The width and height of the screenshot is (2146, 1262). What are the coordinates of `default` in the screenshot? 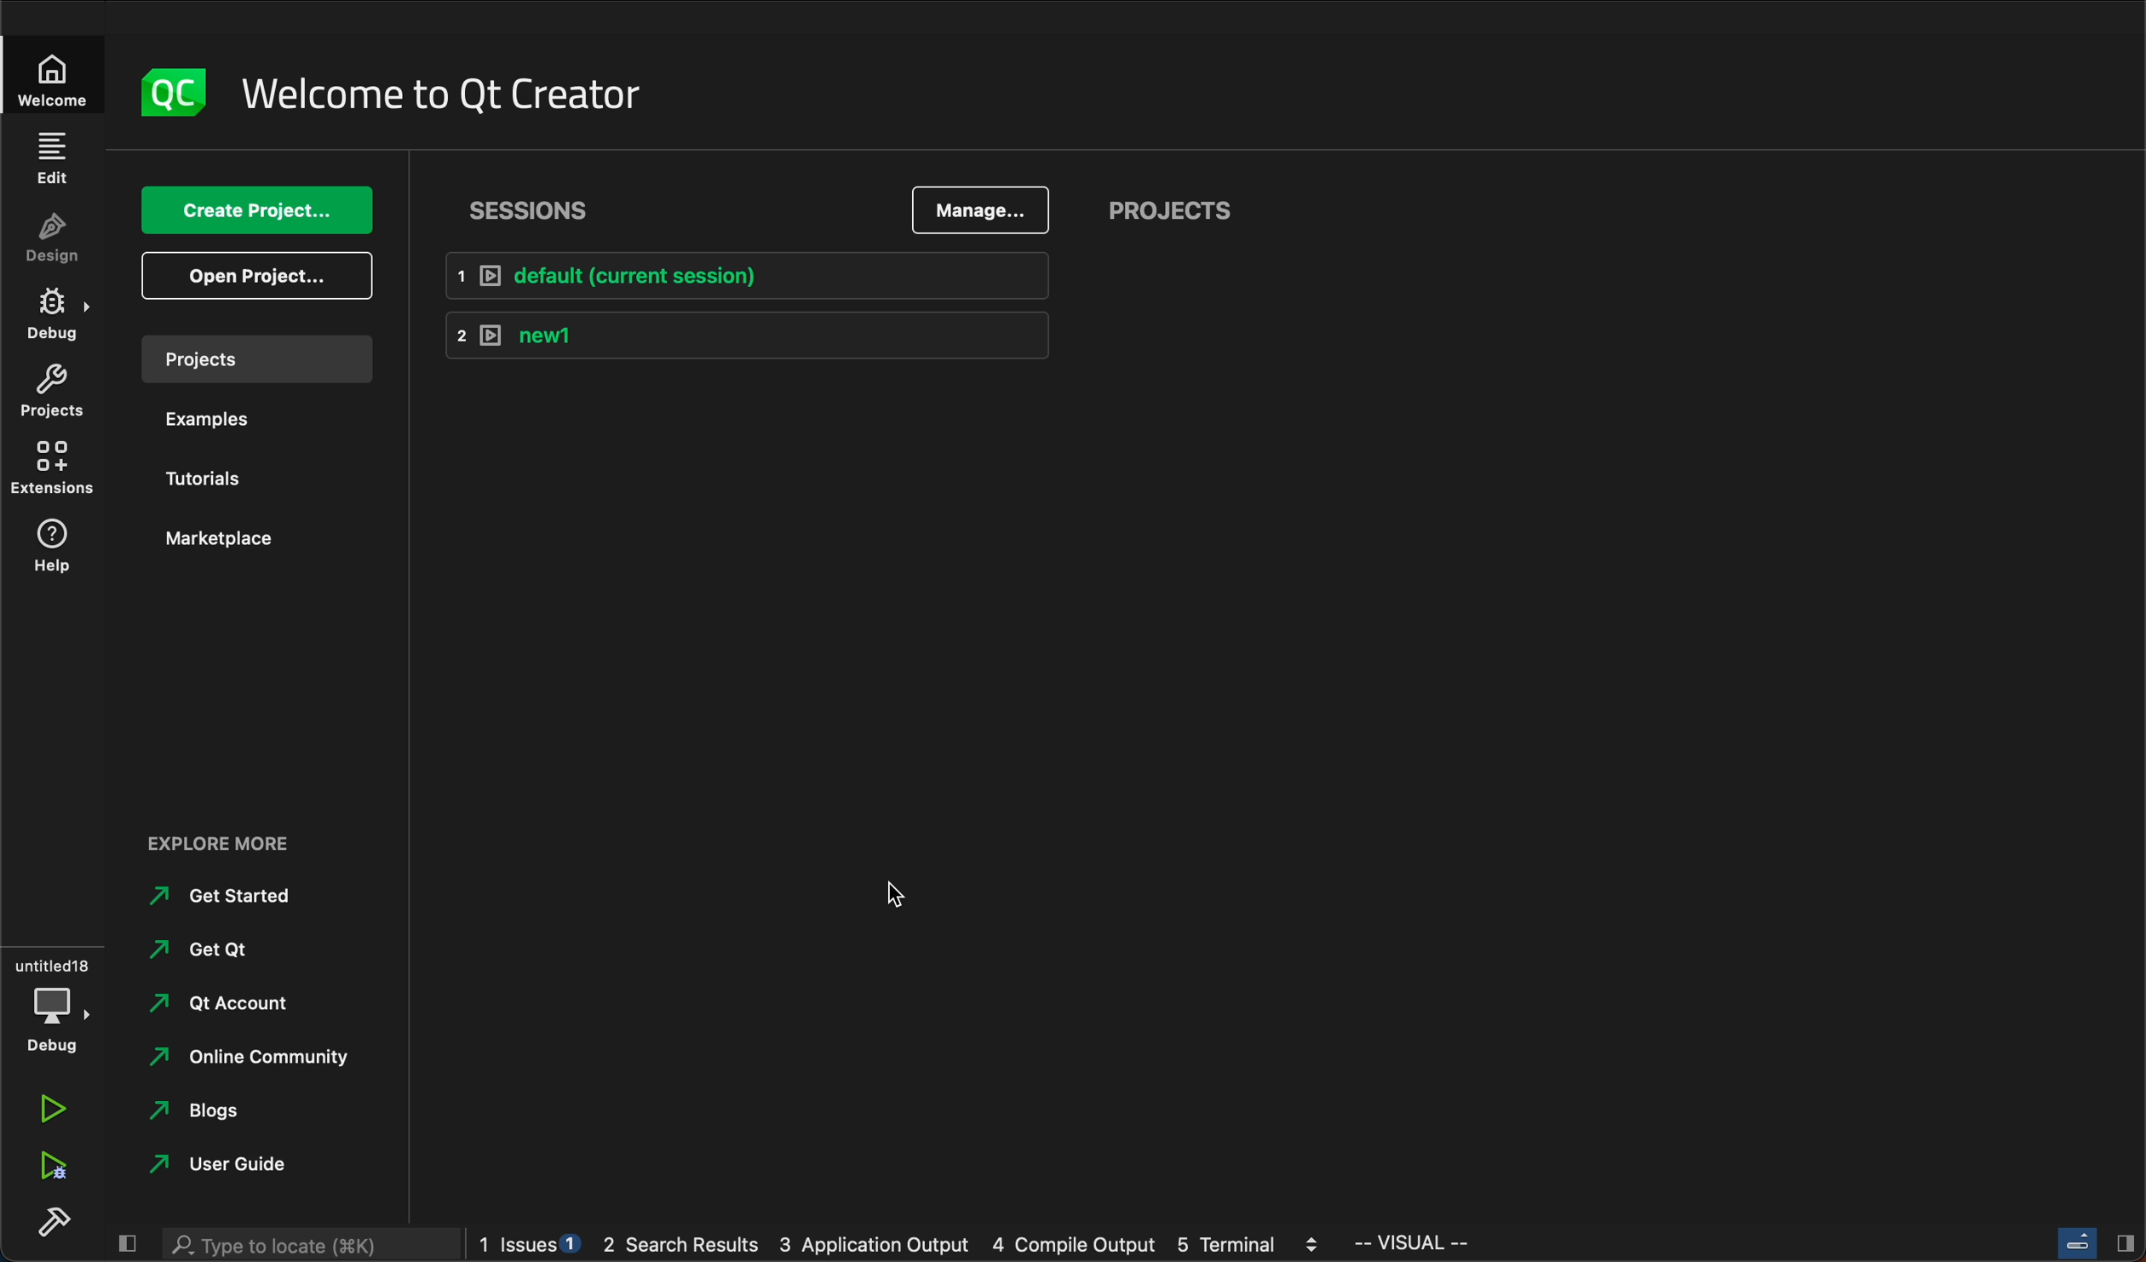 It's located at (752, 275).